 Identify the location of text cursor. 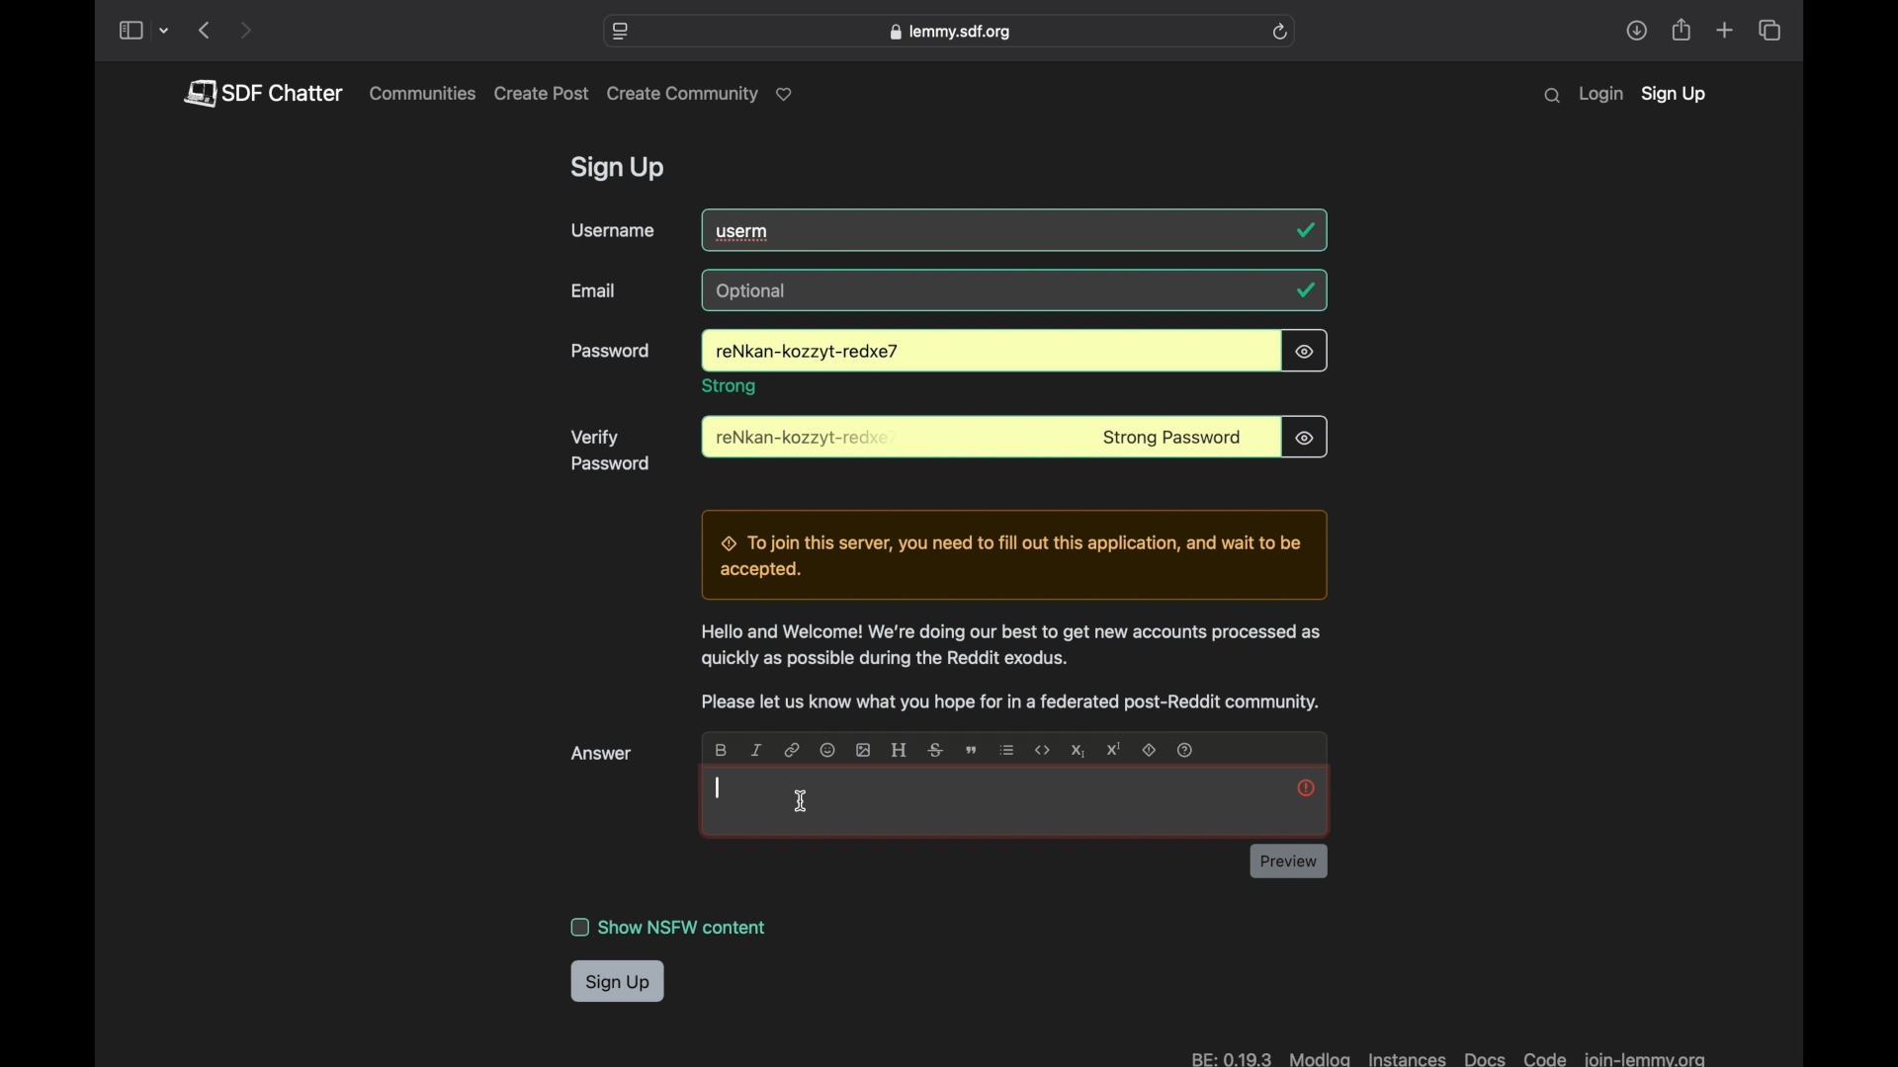
(719, 789).